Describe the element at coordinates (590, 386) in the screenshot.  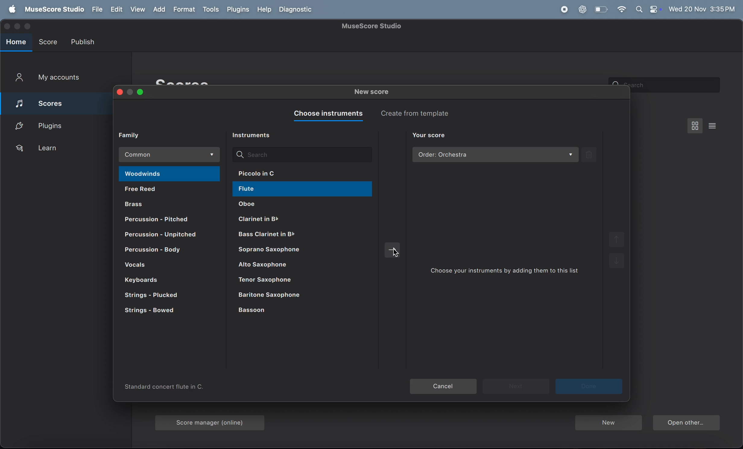
I see `next` at that location.